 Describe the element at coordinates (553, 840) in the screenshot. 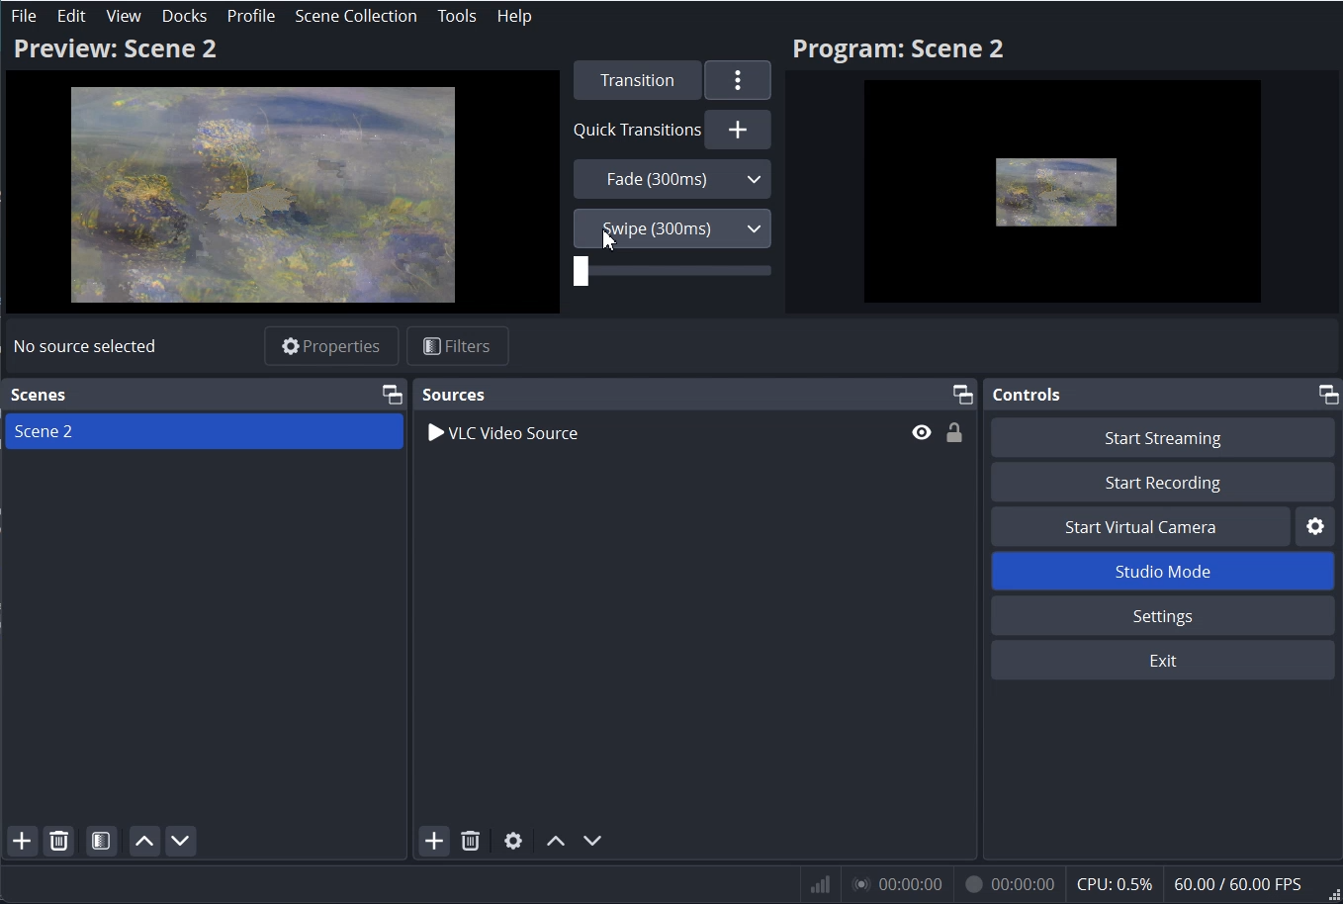

I see `Move Source Up` at that location.